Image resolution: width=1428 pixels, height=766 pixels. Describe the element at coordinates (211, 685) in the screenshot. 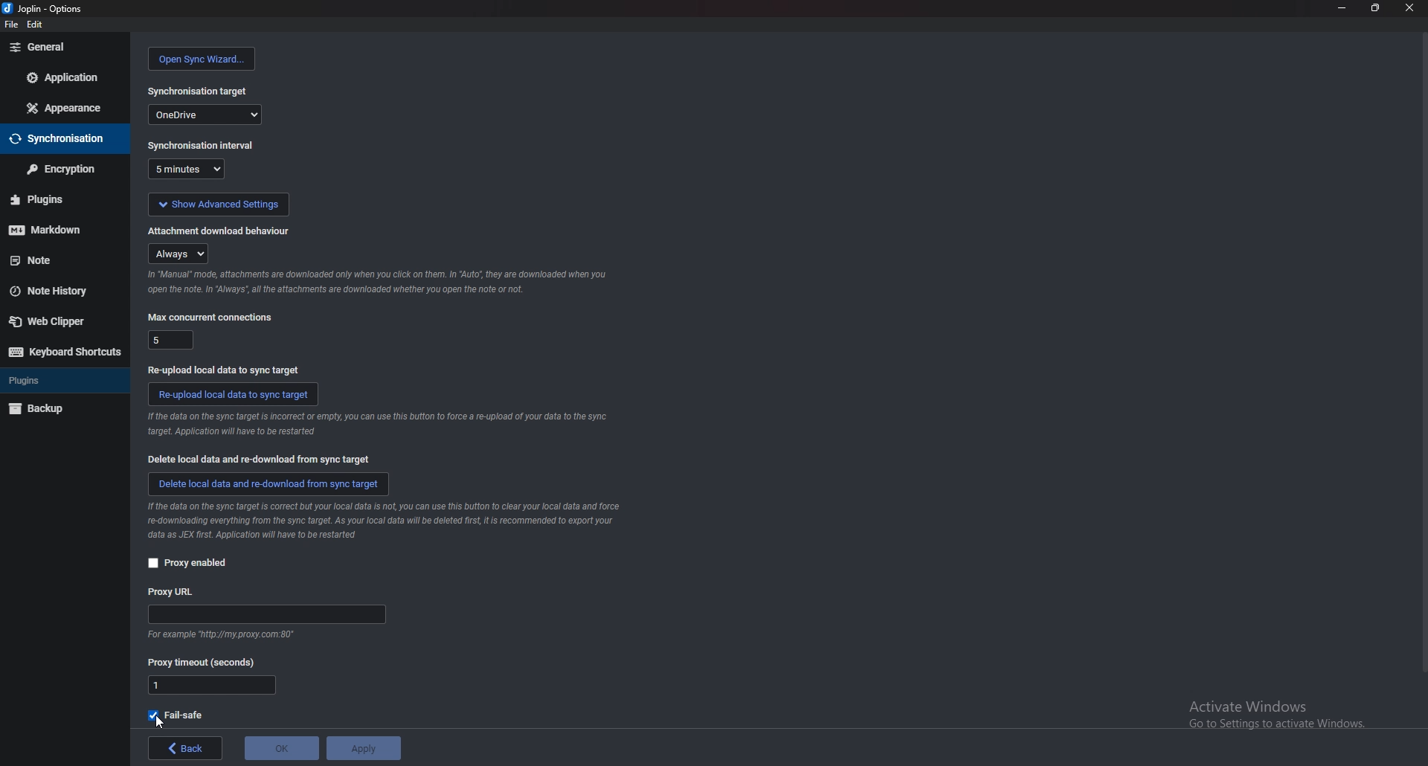

I see `proxy timeout` at that location.